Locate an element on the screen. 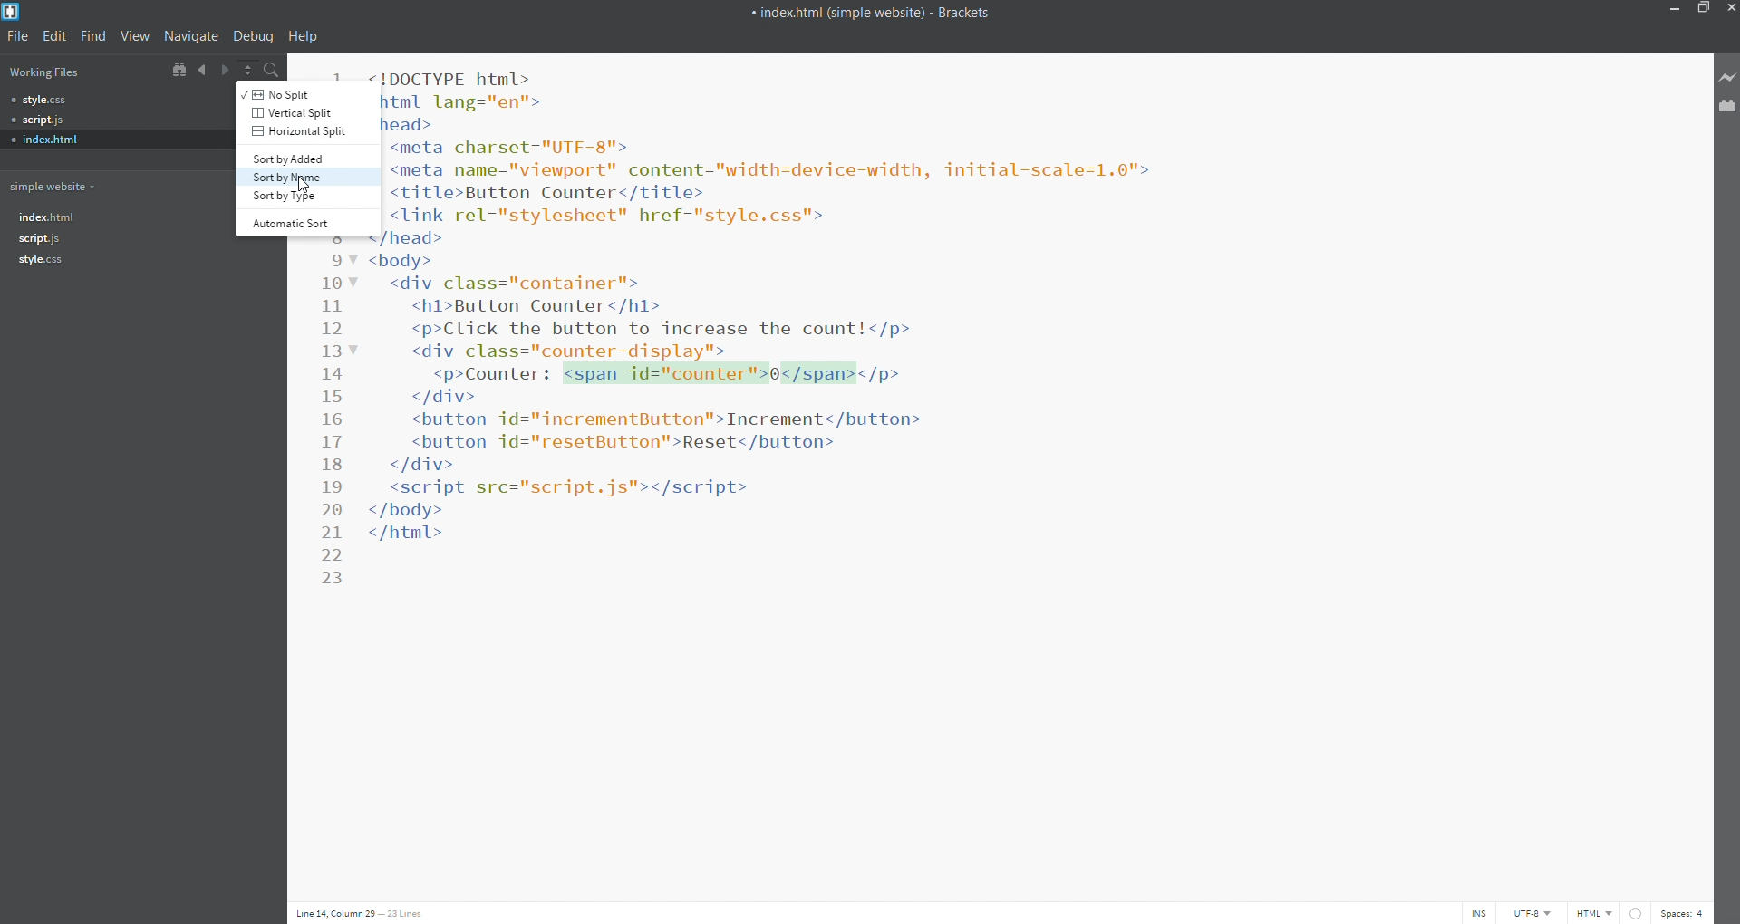 Image resolution: width=1740 pixels, height=924 pixels. split icon is located at coordinates (246, 69).